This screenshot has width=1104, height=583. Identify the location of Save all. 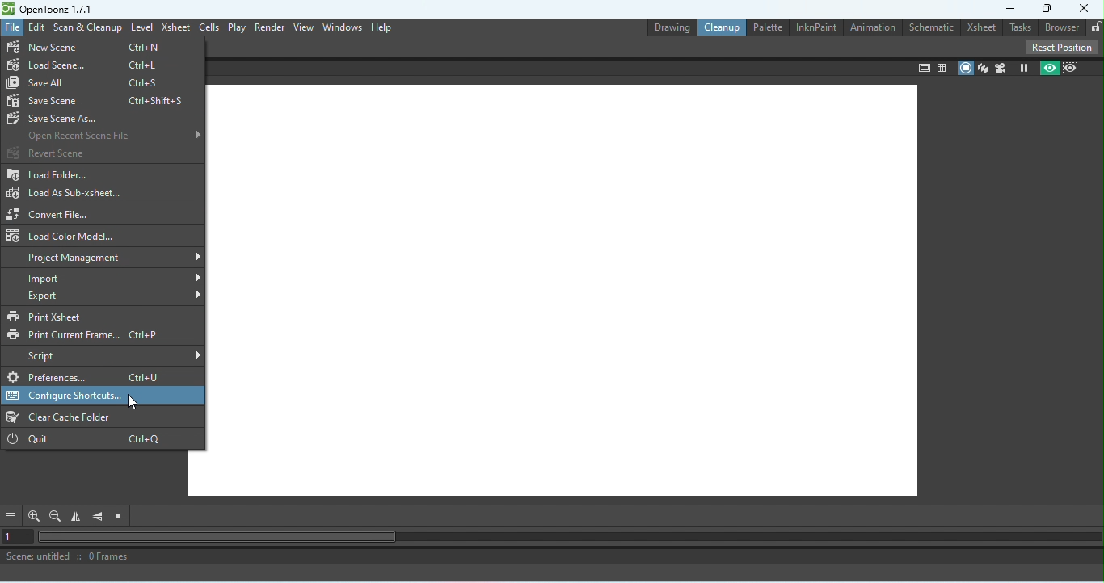
(83, 81).